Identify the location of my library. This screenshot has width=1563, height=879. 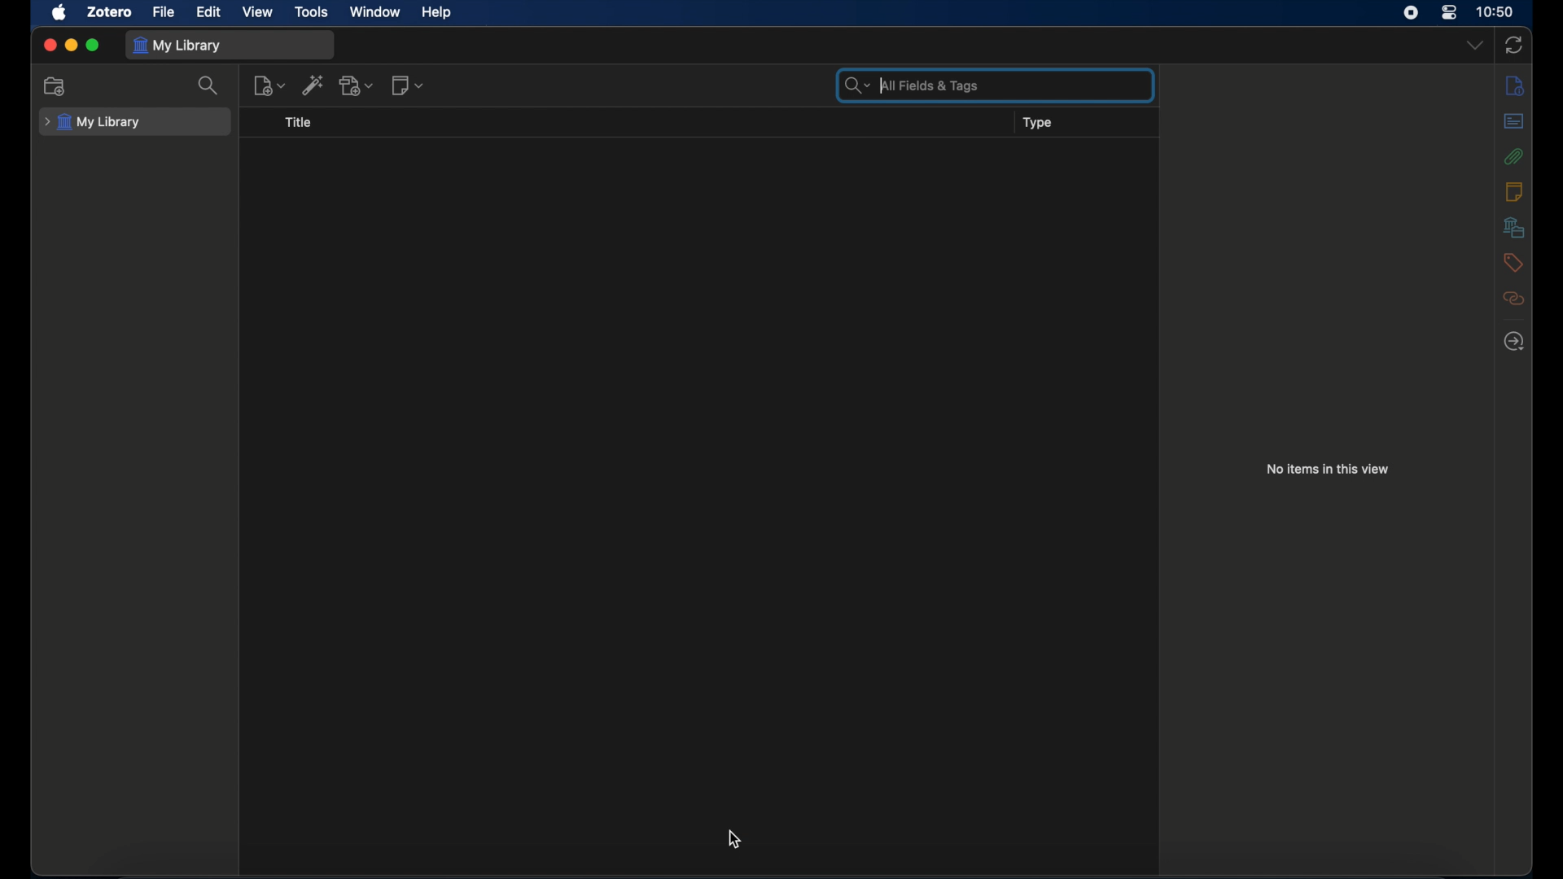
(177, 46).